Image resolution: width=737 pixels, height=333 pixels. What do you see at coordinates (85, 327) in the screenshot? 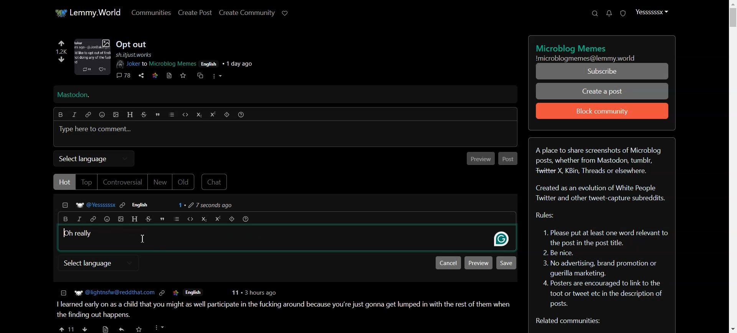
I see `downvote` at bounding box center [85, 327].